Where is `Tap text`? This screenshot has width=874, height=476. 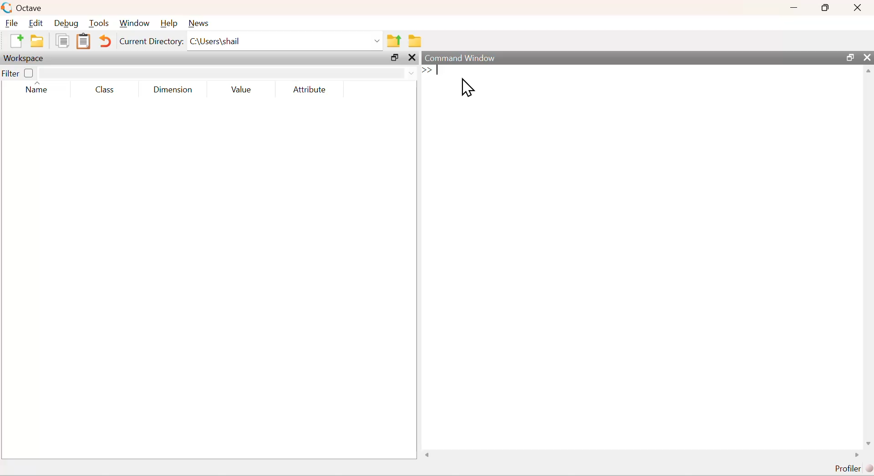 Tap text is located at coordinates (439, 71).